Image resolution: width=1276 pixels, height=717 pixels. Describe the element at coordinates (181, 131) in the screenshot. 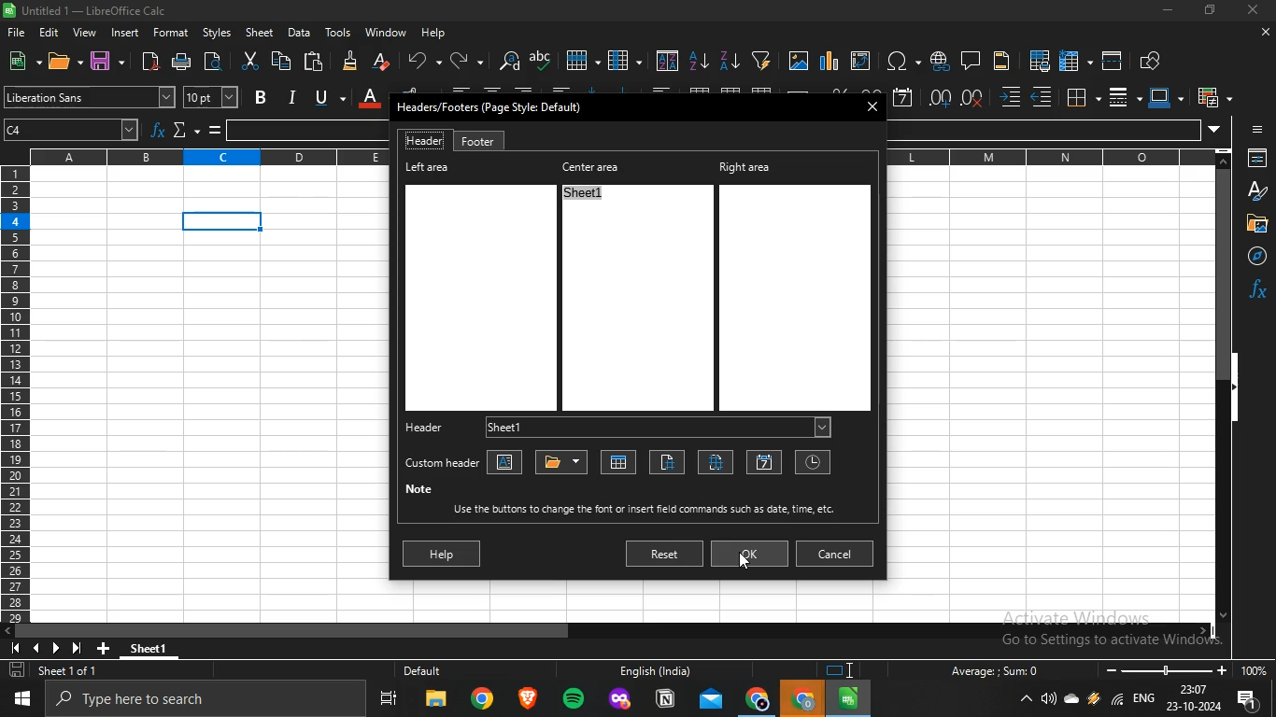

I see `select function` at that location.